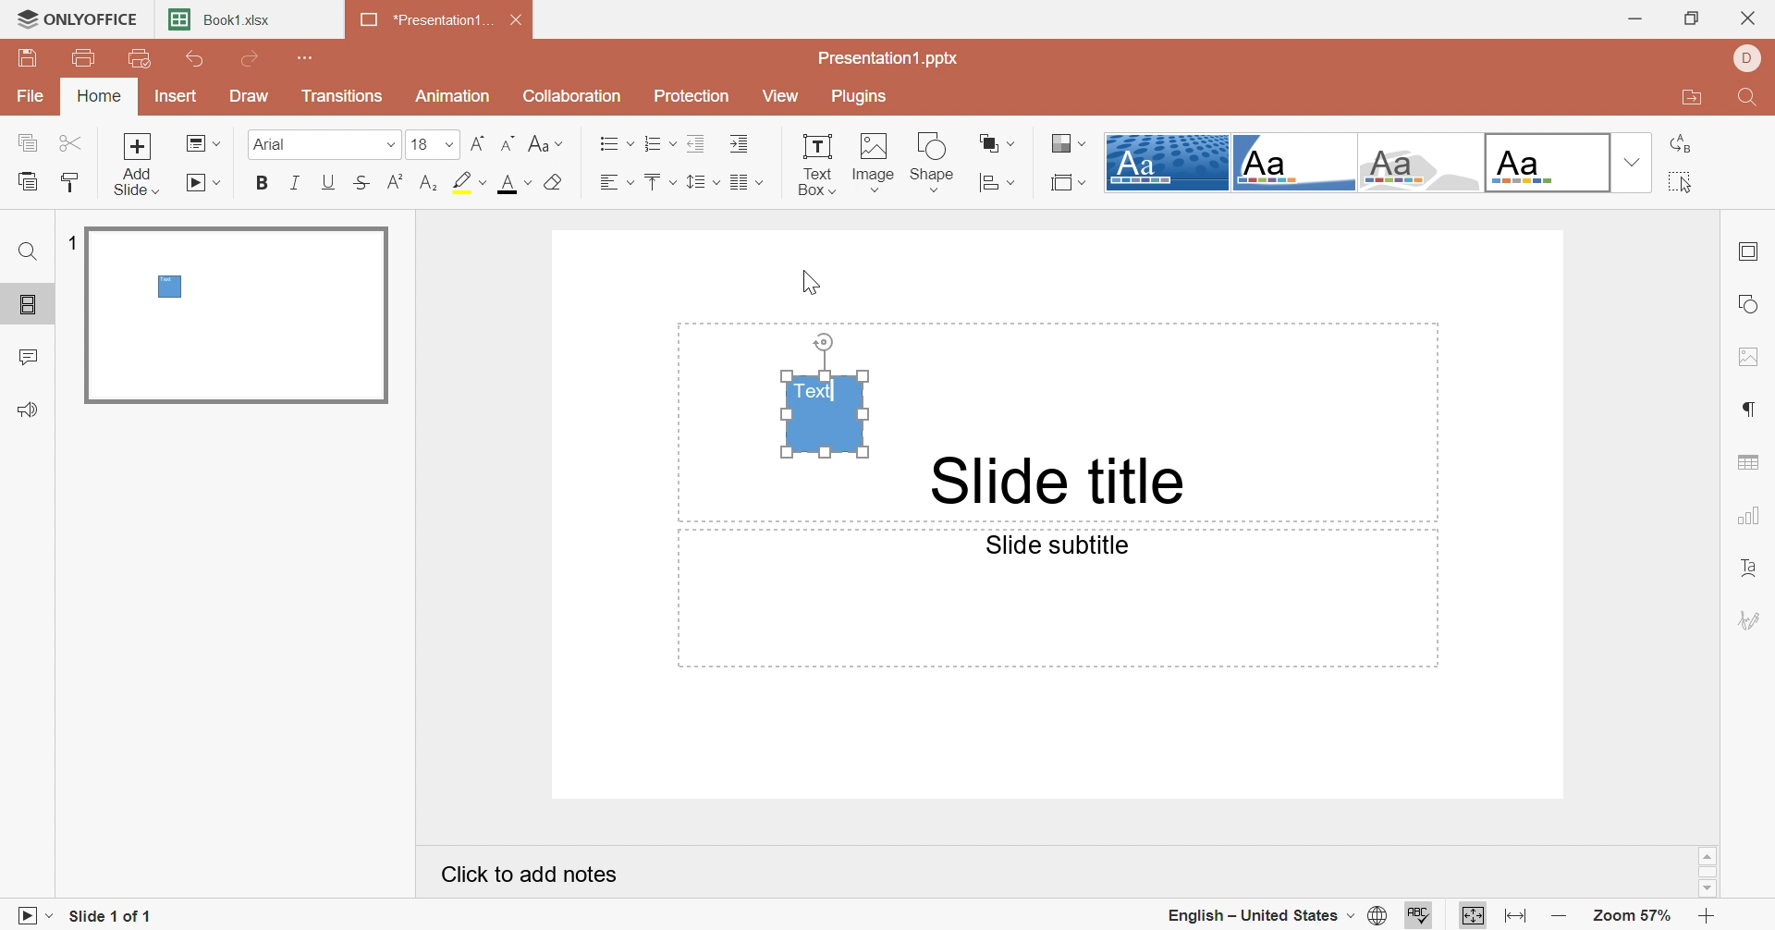 Image resolution: width=1775 pixels, height=930 pixels. I want to click on Image settings, so click(1751, 352).